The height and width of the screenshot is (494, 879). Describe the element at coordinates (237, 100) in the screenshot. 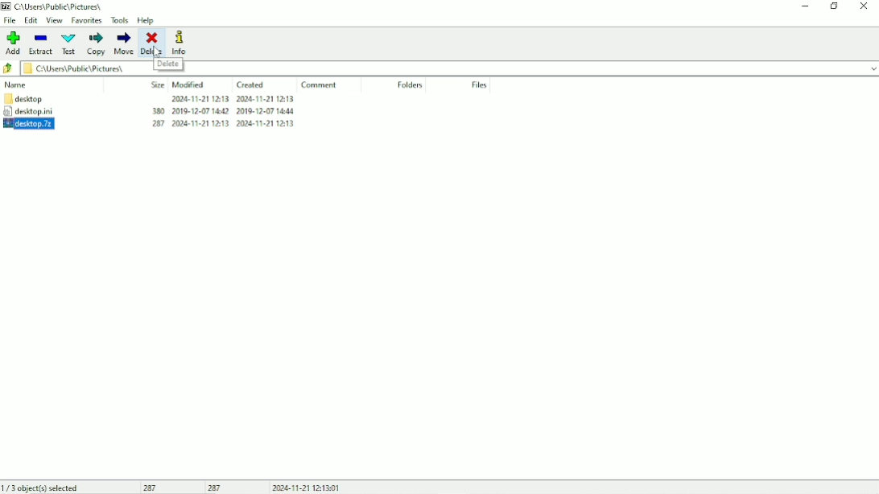

I see `2024-11-21 1213 2004-11-21 1213` at that location.